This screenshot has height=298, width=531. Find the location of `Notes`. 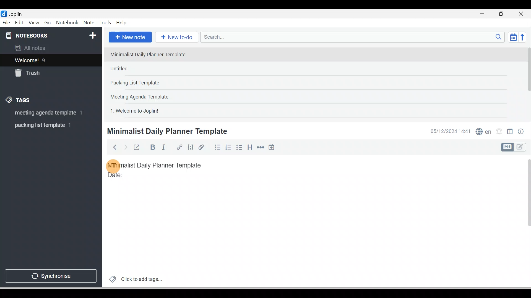

Notes is located at coordinates (47, 59).